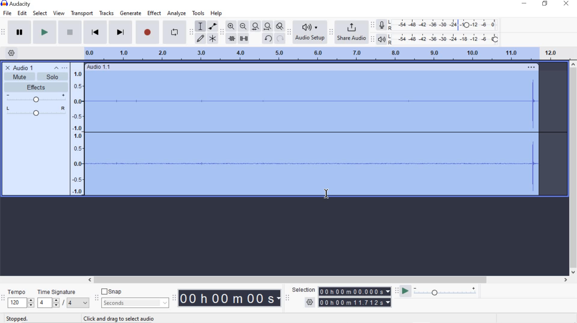 Image resolution: width=577 pixels, height=323 pixels. Describe the element at coordinates (78, 128) in the screenshot. I see `Menu` at that location.